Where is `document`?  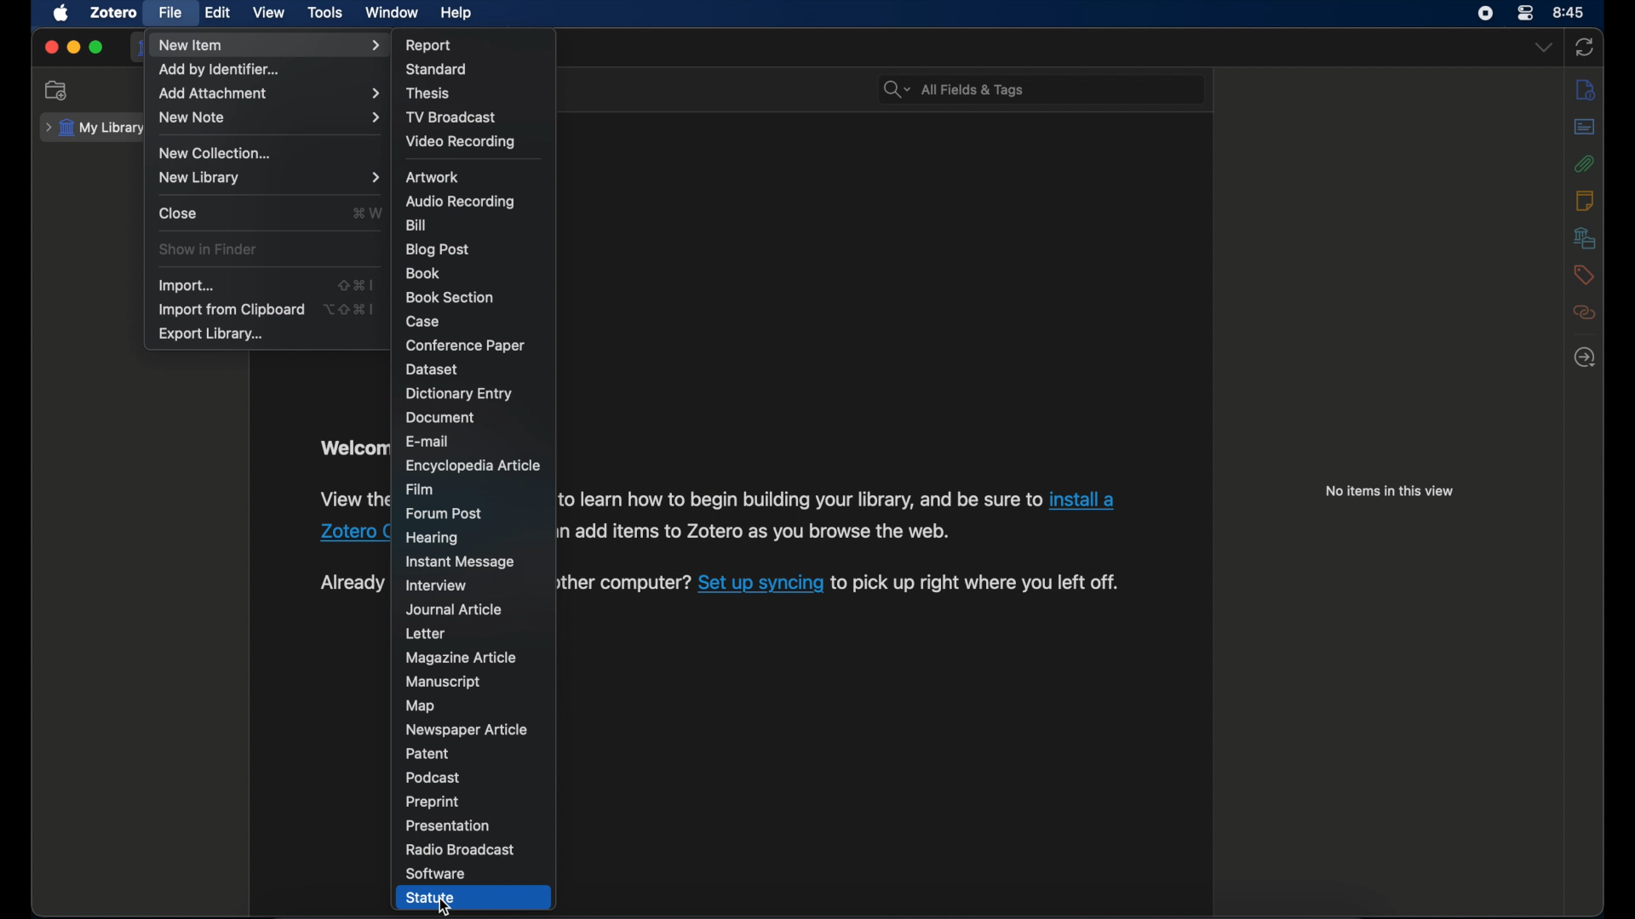
document is located at coordinates (441, 418).